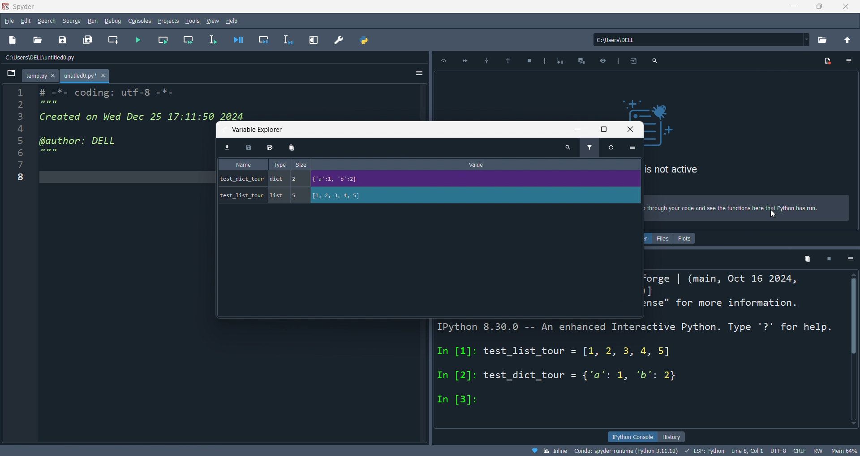 The height and width of the screenshot is (456, 860). I want to click on minimize, so click(791, 7).